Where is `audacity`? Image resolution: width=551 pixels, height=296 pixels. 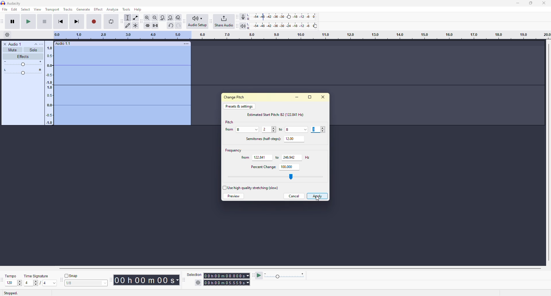 audacity is located at coordinates (11, 3).